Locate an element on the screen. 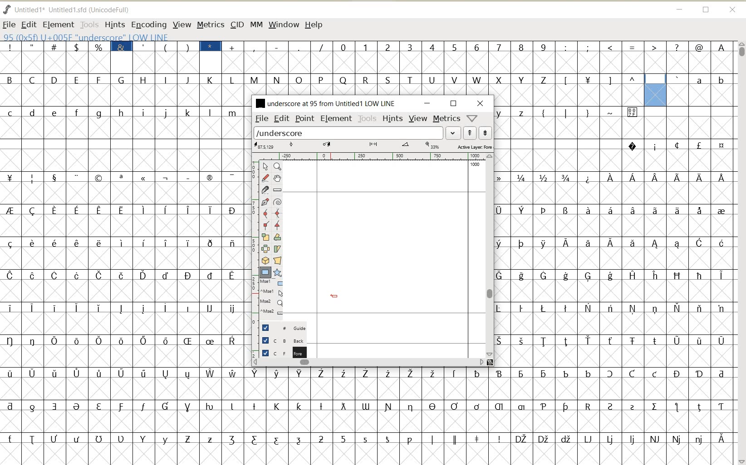 The width and height of the screenshot is (746, 465). CID is located at coordinates (237, 25).